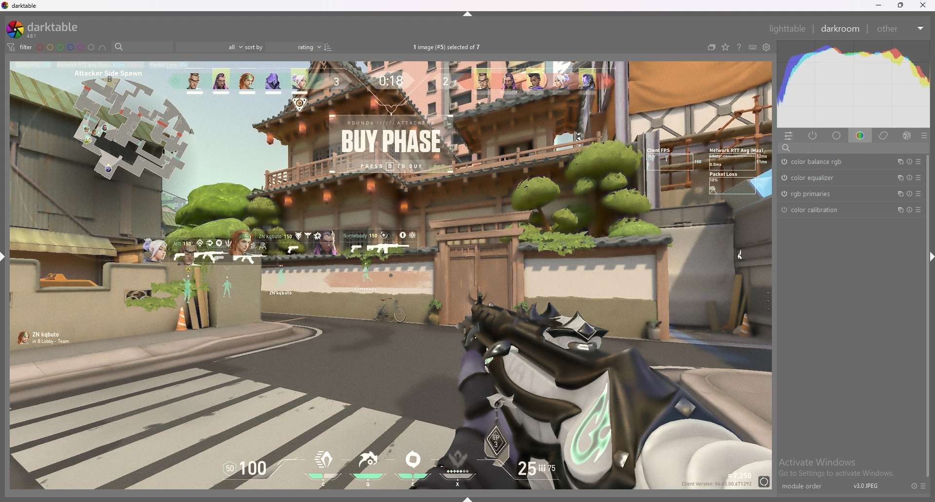  I want to click on module order, so click(807, 486).